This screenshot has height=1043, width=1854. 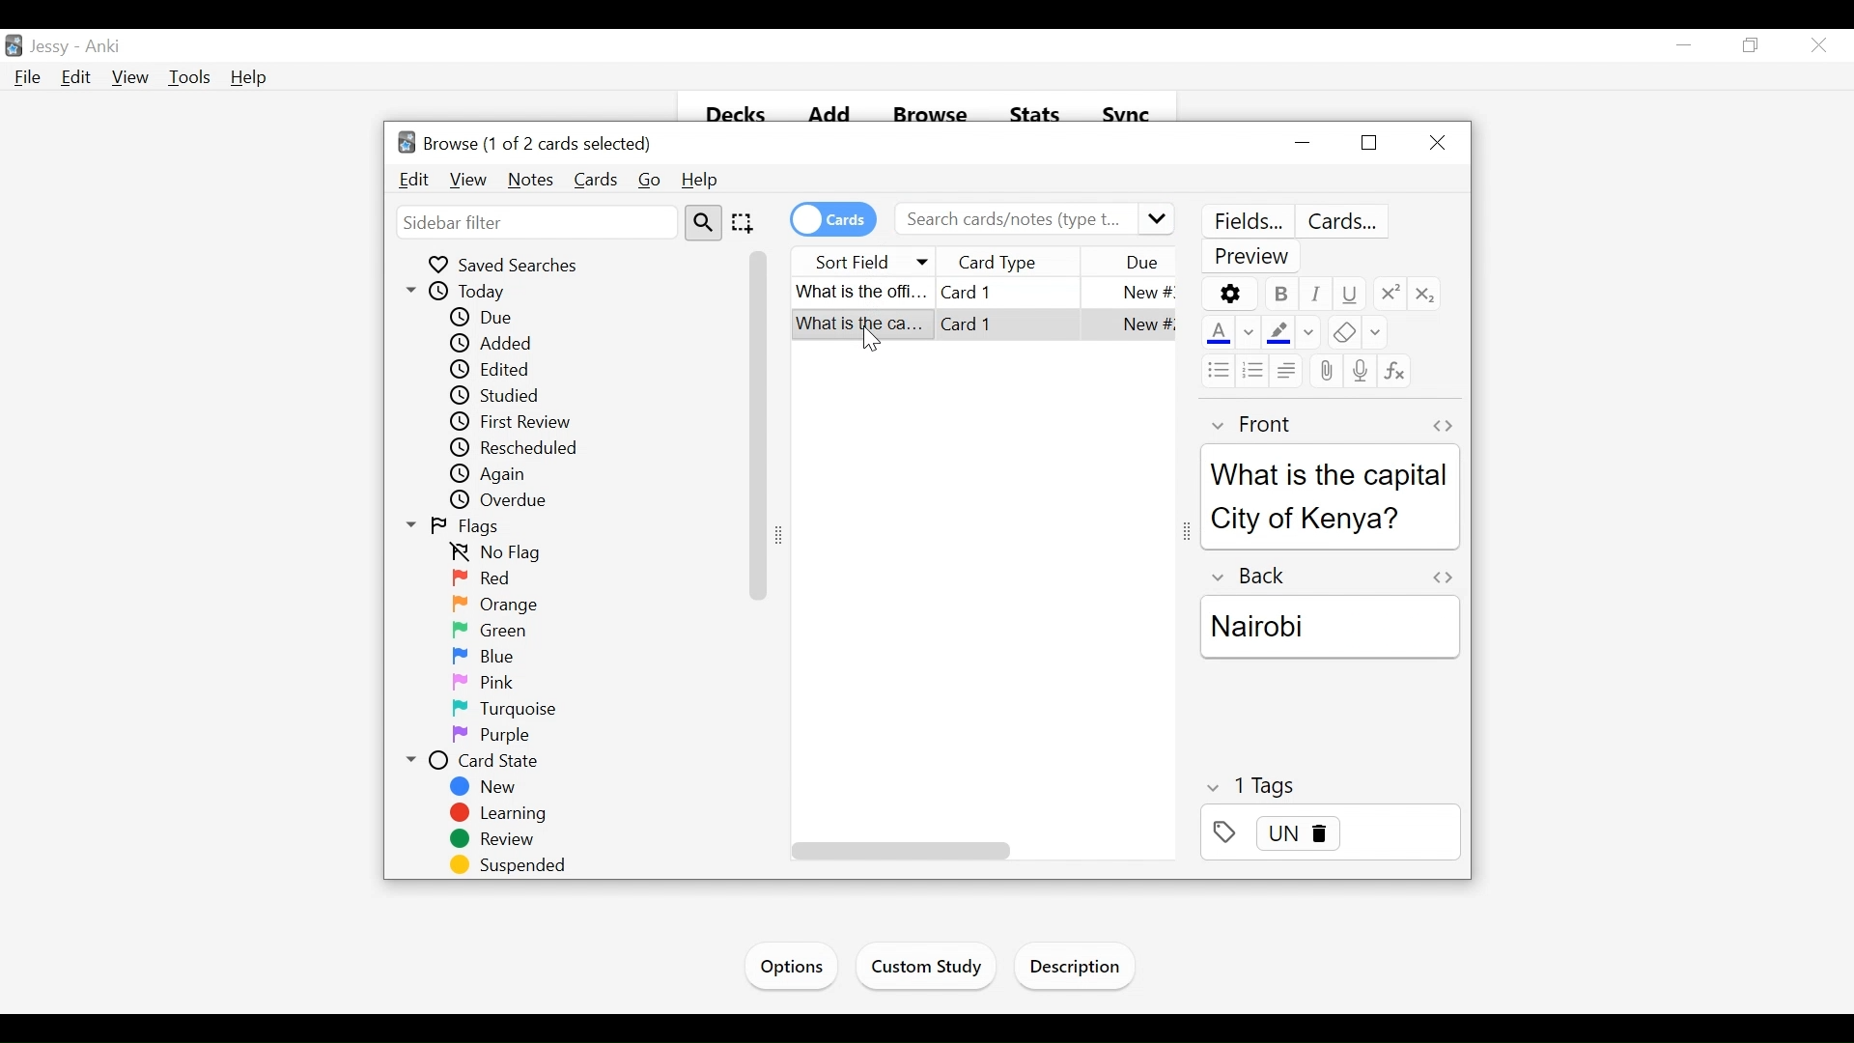 I want to click on Edited, so click(x=497, y=370).